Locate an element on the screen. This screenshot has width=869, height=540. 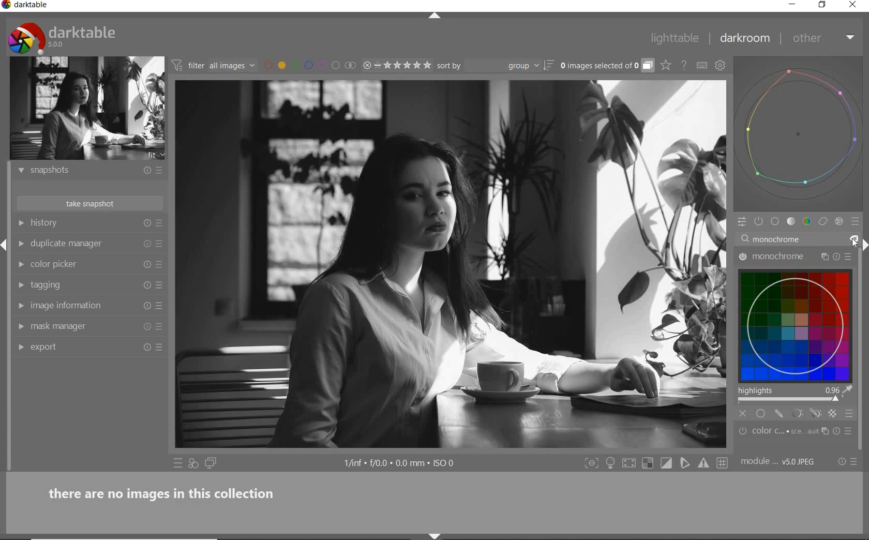
mask manager is located at coordinates (82, 326).